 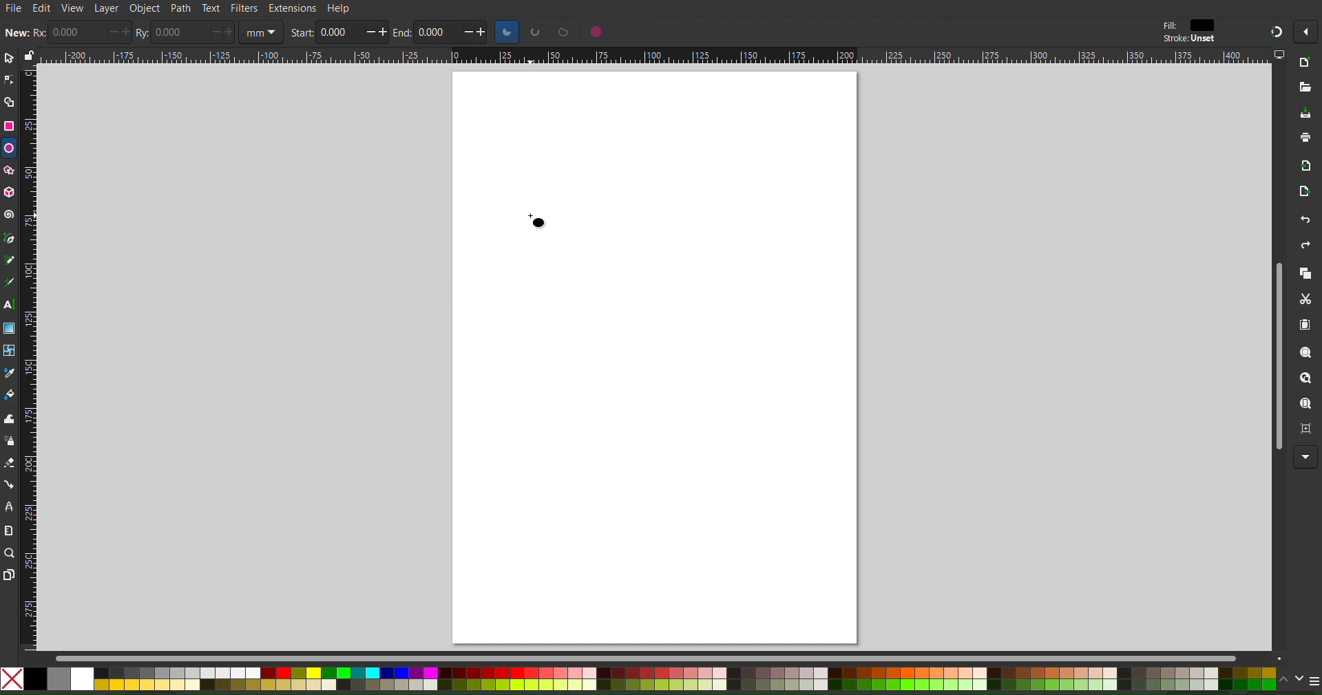 What do you see at coordinates (178, 32) in the screenshot?
I see `0` at bounding box center [178, 32].